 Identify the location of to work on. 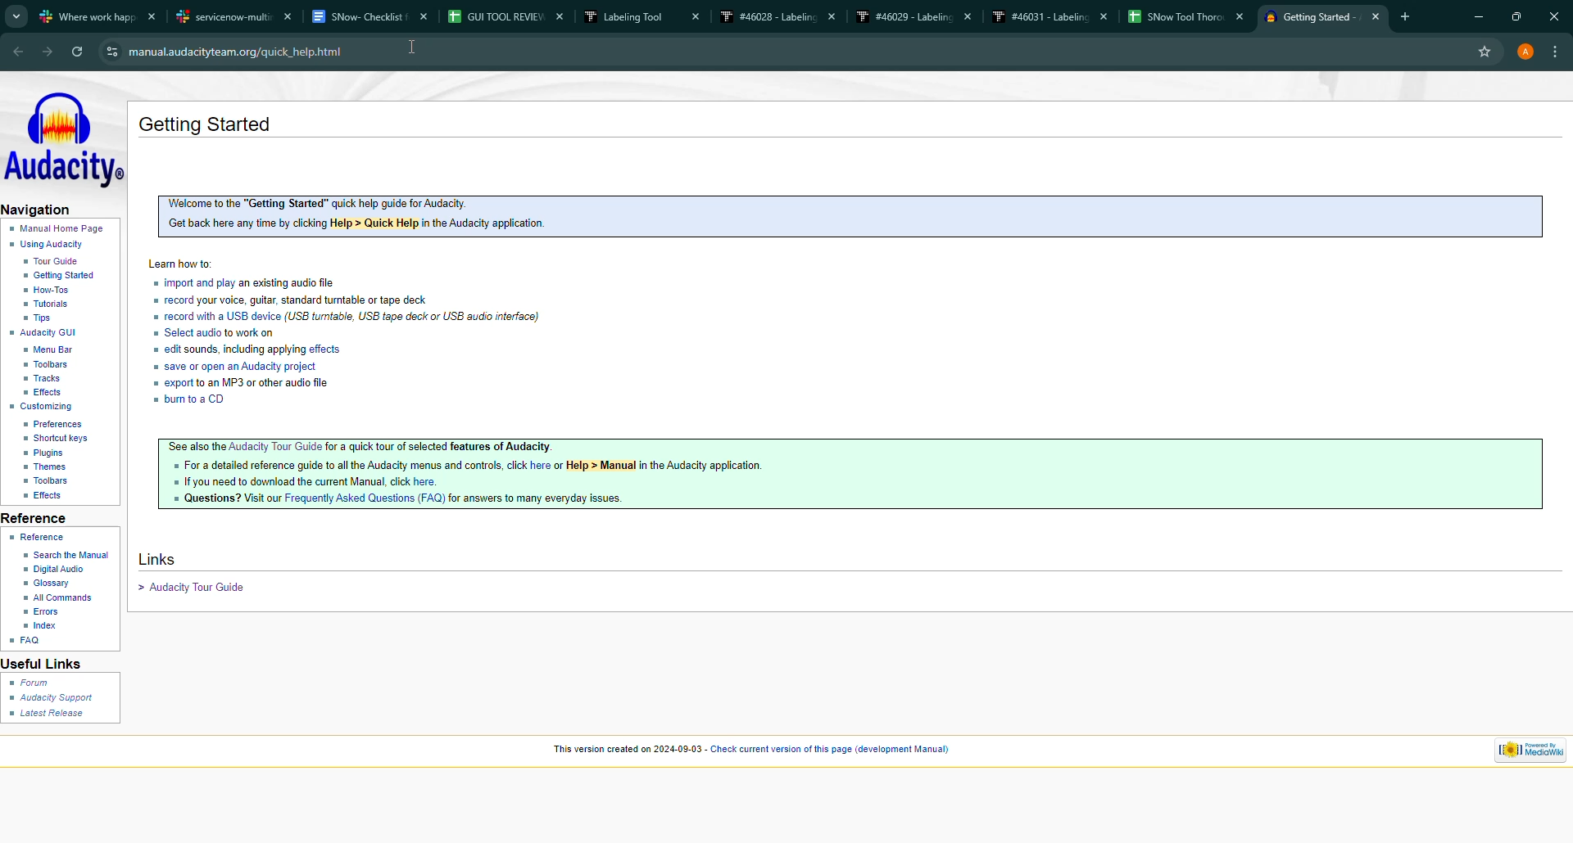
(254, 334).